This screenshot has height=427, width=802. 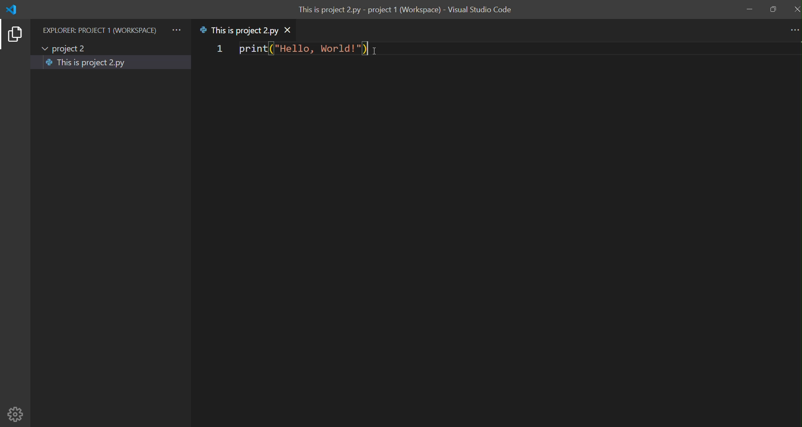 What do you see at coordinates (301, 48) in the screenshot?
I see `code` at bounding box center [301, 48].